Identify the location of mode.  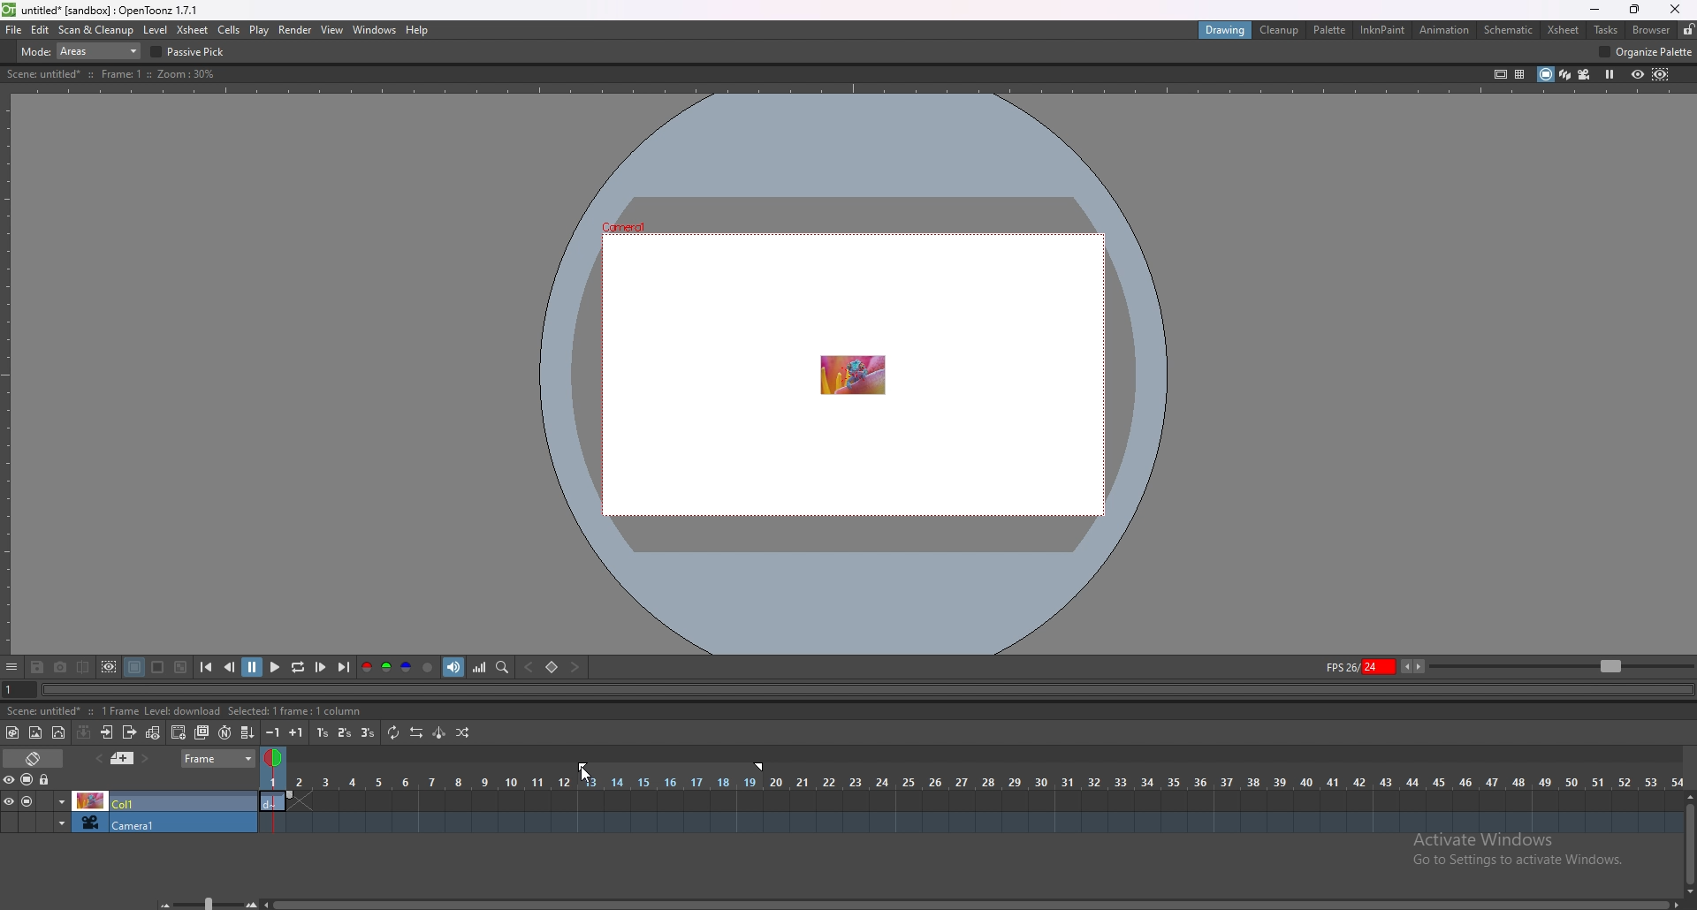
(81, 50).